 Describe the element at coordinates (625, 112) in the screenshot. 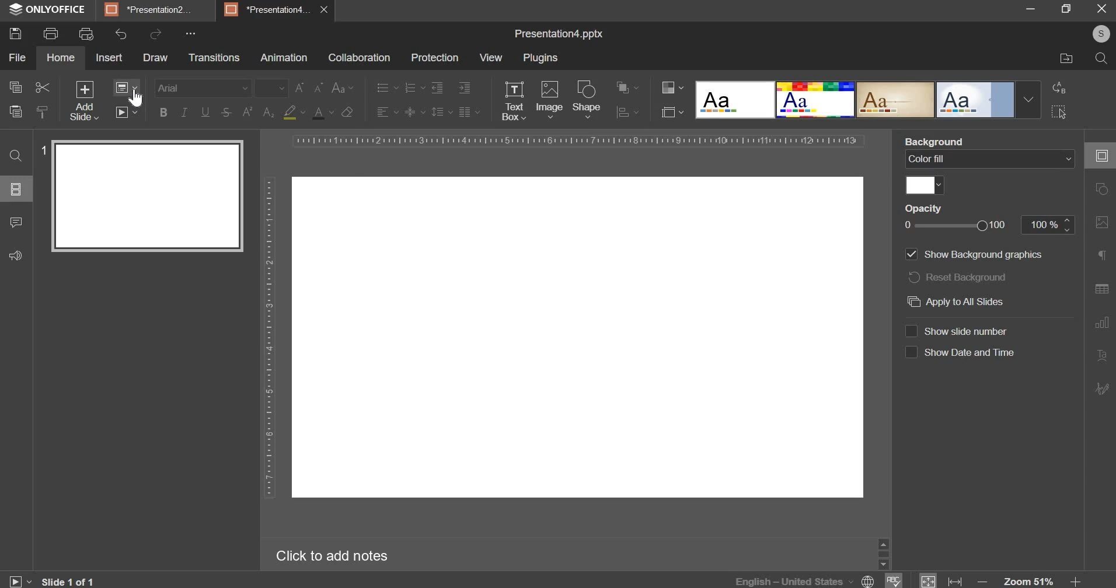

I see `distribution` at that location.